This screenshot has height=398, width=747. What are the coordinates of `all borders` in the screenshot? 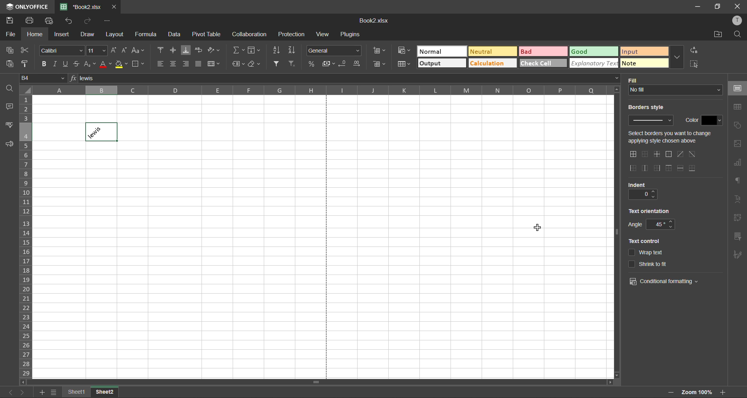 It's located at (632, 154).